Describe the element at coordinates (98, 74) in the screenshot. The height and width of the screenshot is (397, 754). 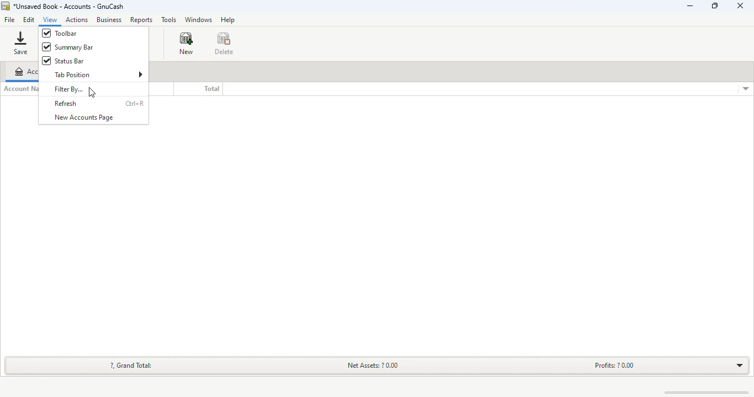
I see `tab position` at that location.